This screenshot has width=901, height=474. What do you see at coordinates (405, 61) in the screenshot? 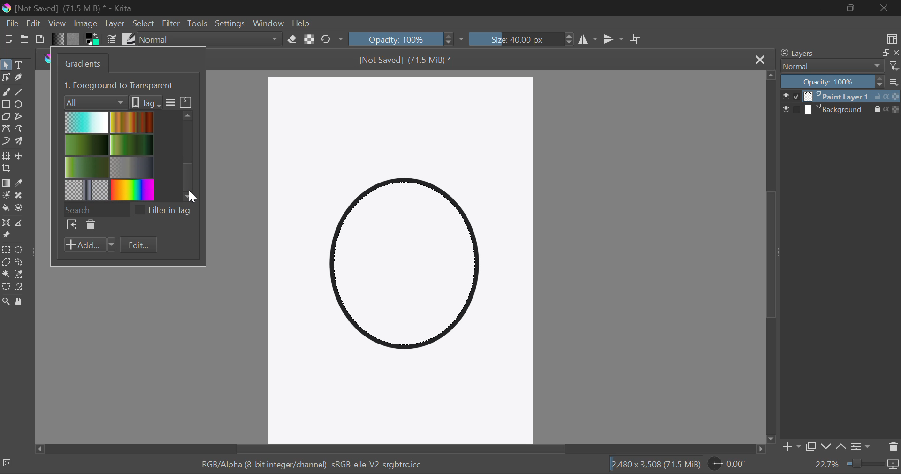
I see `[Not Saved] (71.5 MiB) *` at bounding box center [405, 61].